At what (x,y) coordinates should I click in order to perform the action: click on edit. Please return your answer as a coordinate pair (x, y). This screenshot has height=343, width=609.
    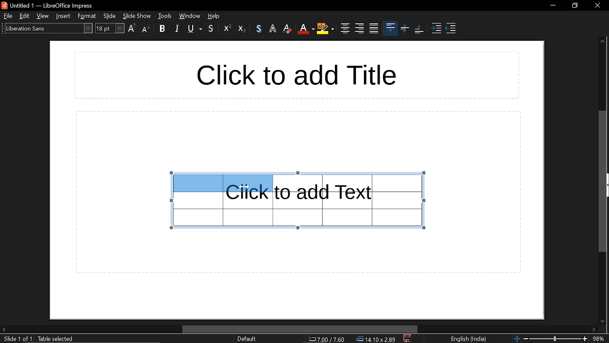
    Looking at the image, I should click on (25, 16).